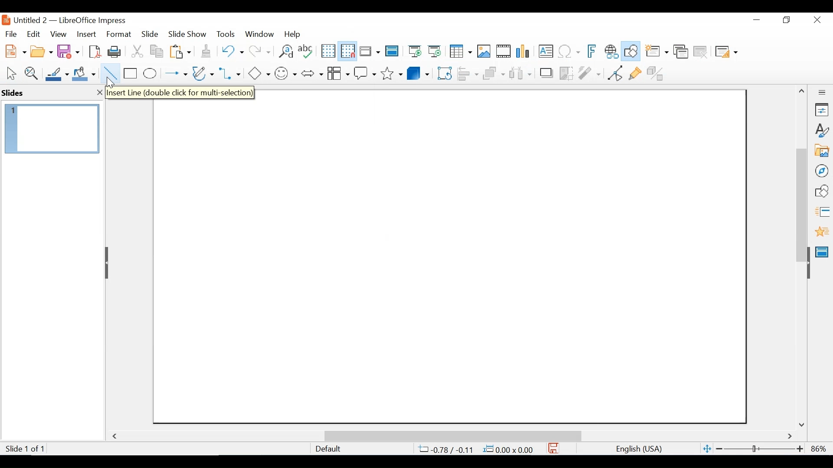 This screenshot has width=833, height=468. What do you see at coordinates (95, 51) in the screenshot?
I see `Export as PDF` at bounding box center [95, 51].